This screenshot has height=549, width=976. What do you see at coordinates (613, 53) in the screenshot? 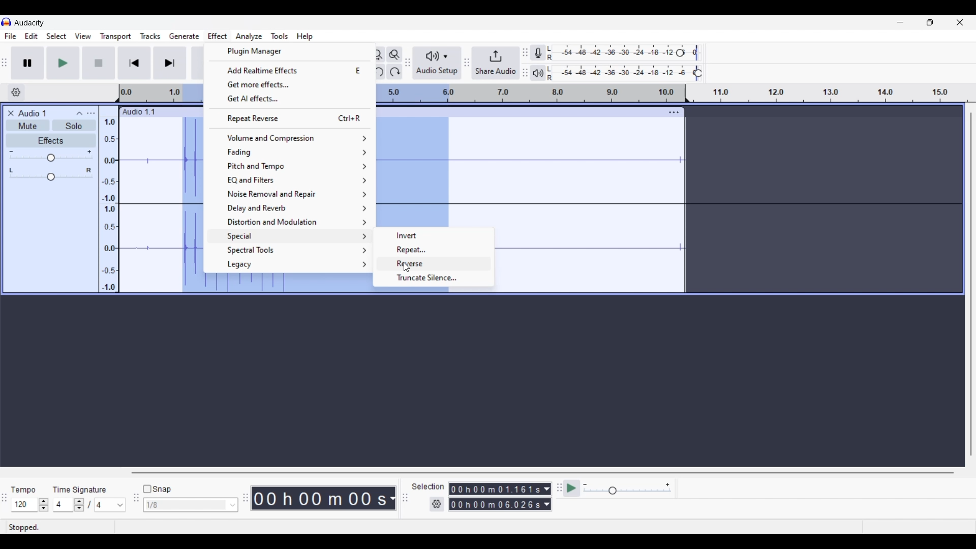
I see `Recording level` at bounding box center [613, 53].